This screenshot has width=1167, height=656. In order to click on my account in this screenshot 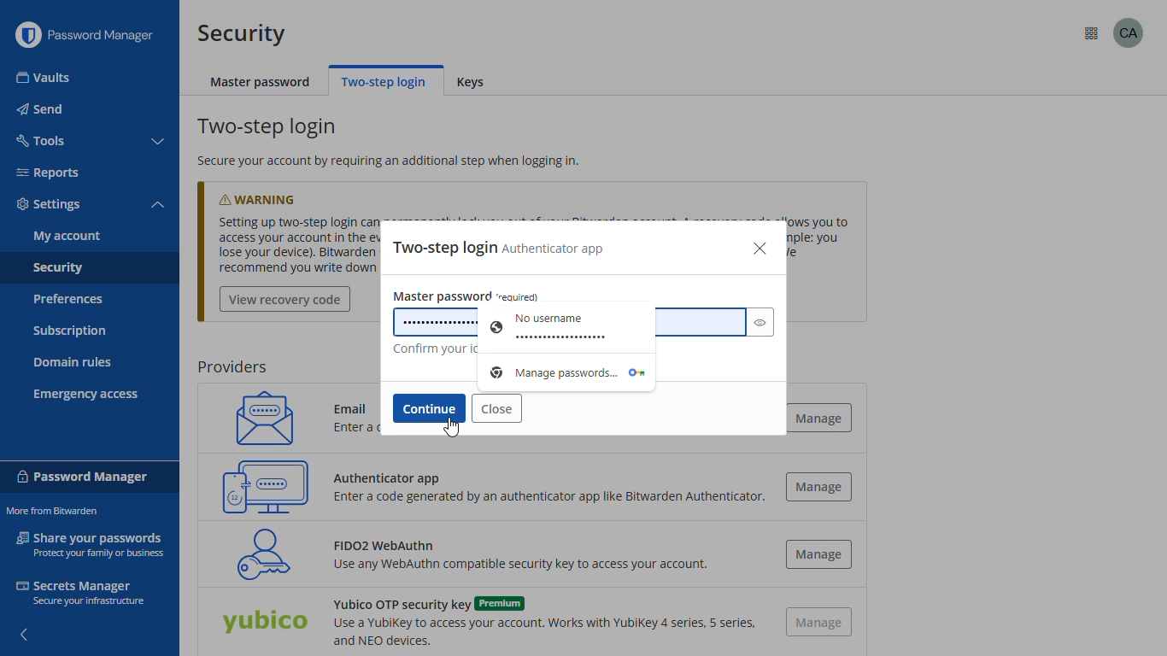, I will do `click(67, 236)`.